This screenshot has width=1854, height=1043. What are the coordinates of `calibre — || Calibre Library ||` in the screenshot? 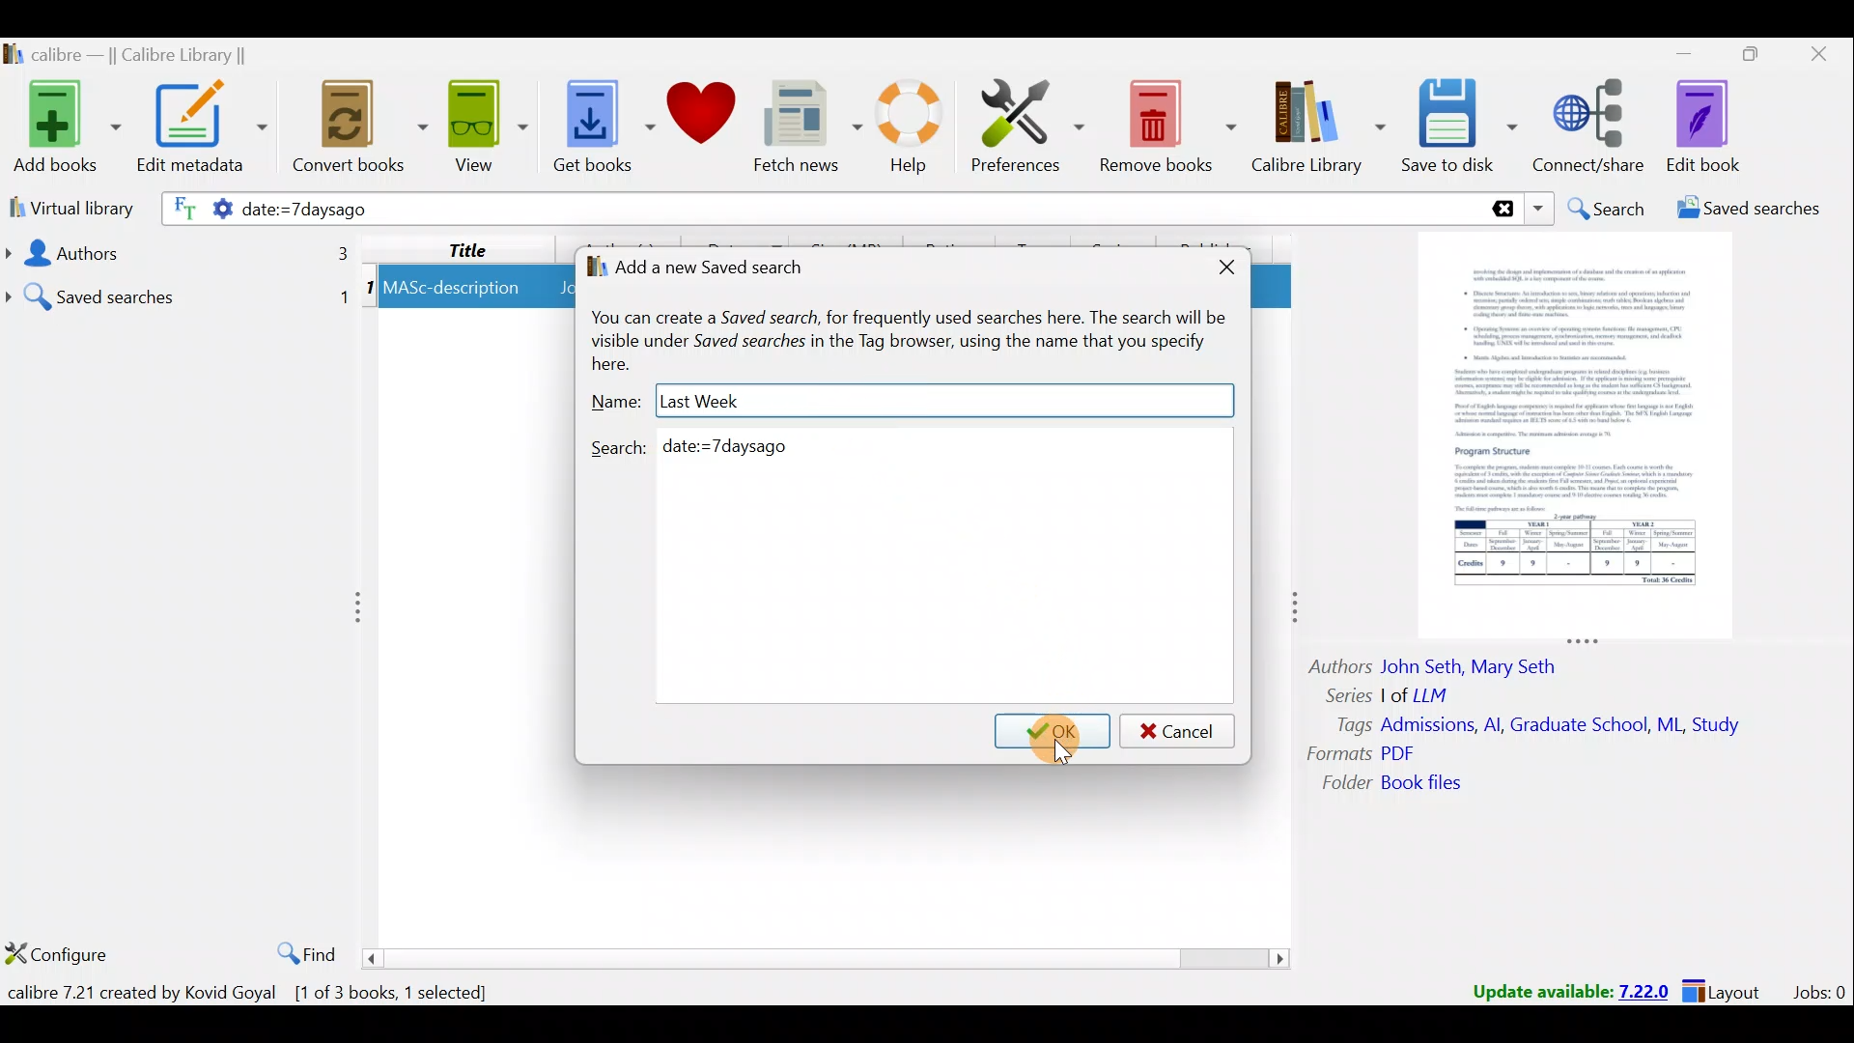 It's located at (151, 54).